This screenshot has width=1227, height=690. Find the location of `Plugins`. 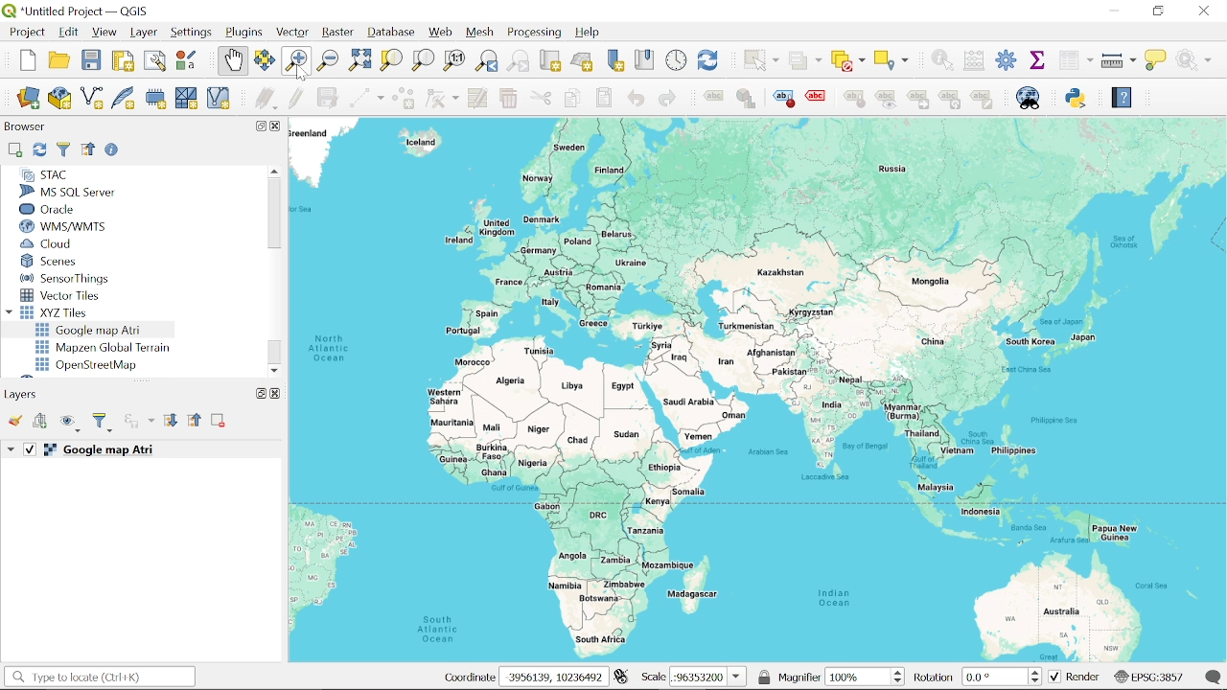

Plugins is located at coordinates (245, 34).